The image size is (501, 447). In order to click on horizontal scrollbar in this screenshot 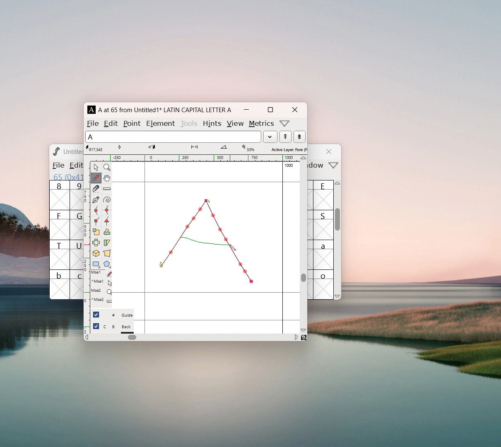, I will do `click(132, 337)`.